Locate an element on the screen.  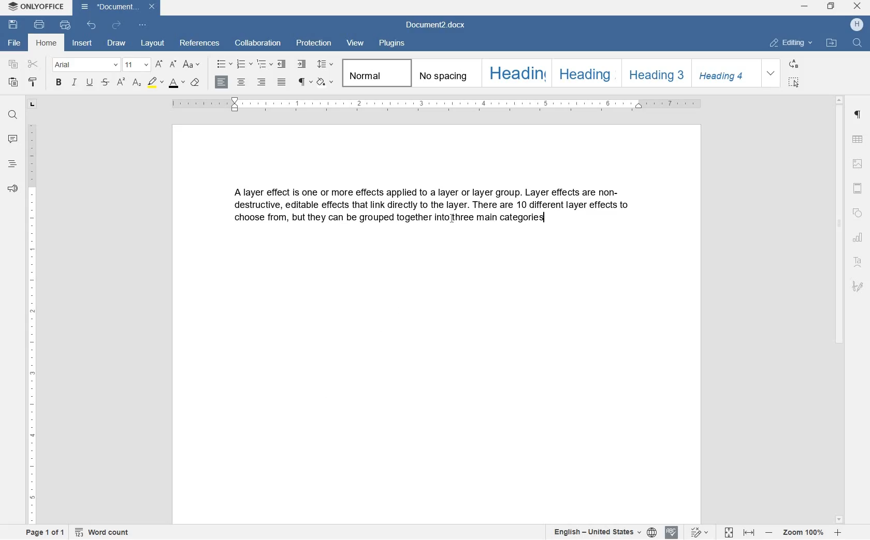
no spacing is located at coordinates (444, 72).